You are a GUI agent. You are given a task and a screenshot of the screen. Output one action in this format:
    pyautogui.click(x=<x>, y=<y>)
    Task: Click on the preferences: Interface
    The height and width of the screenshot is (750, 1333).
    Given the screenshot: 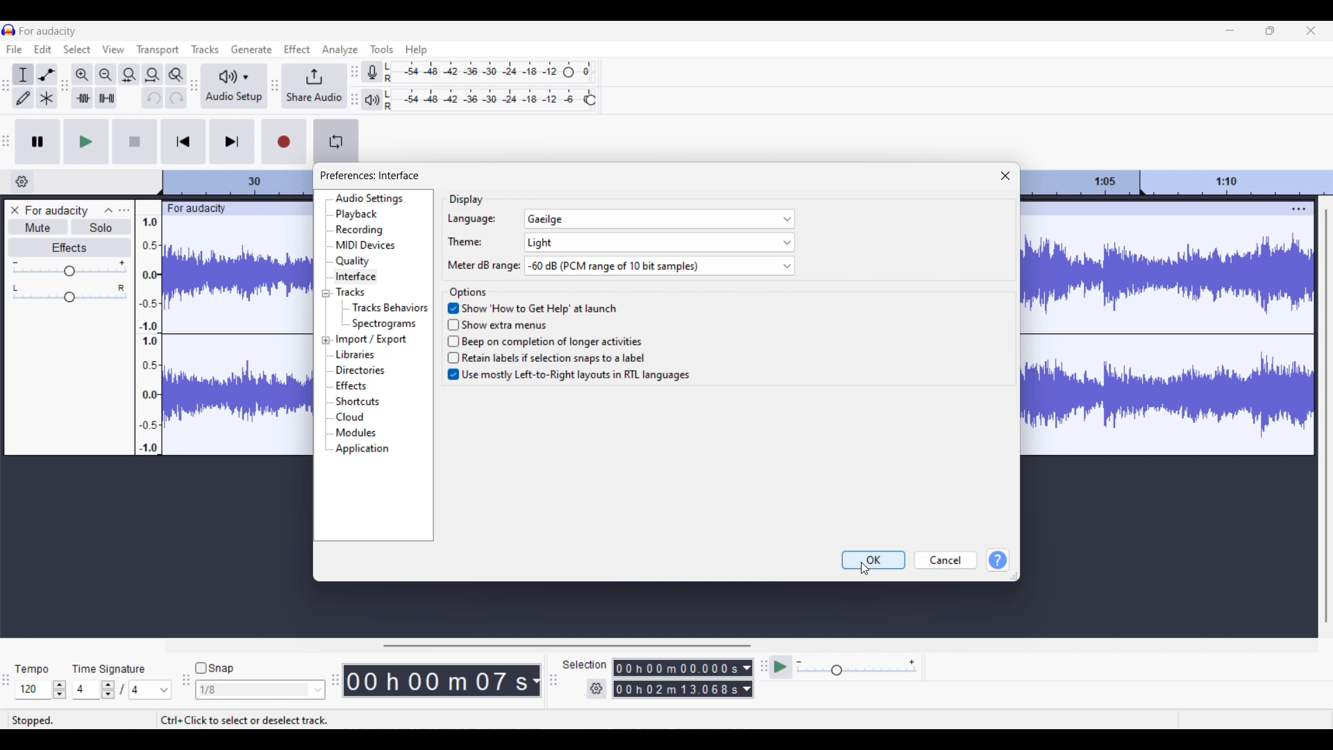 What is the action you would take?
    pyautogui.click(x=370, y=176)
    